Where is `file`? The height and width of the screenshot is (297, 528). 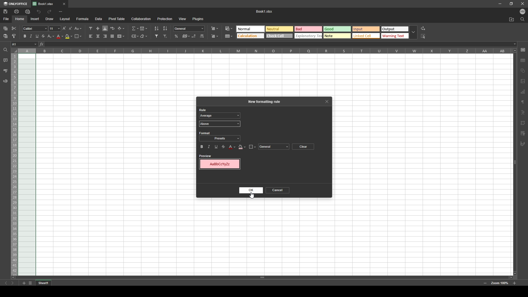
file is located at coordinates (6, 18).